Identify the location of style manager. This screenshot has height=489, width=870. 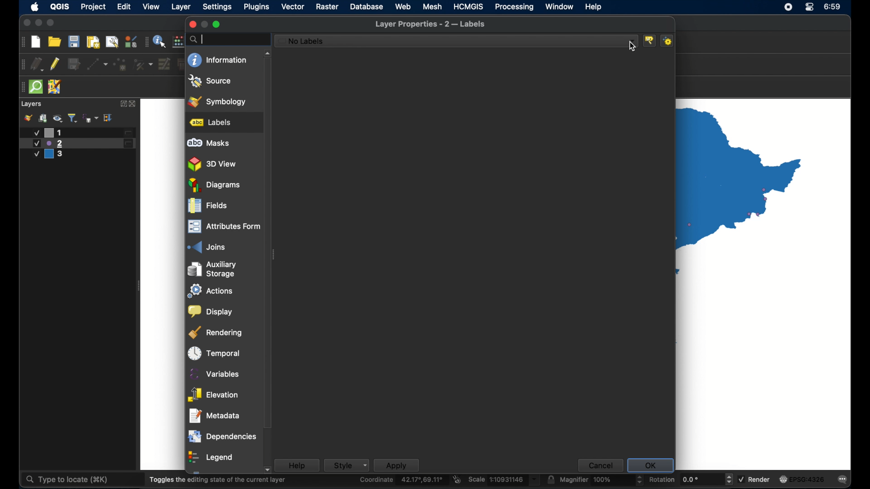
(131, 41).